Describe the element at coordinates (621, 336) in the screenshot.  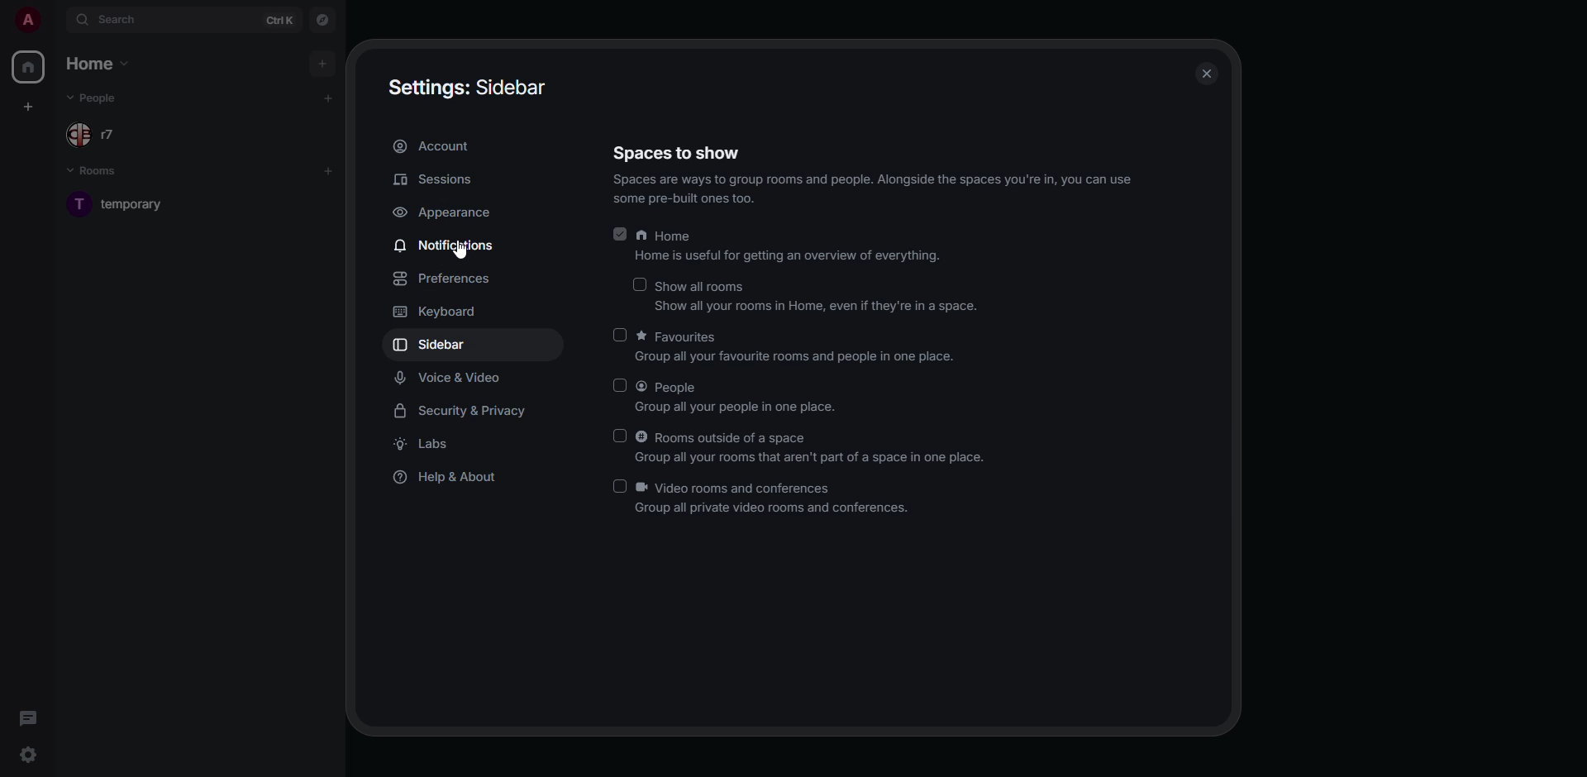
I see `click to enable` at that location.